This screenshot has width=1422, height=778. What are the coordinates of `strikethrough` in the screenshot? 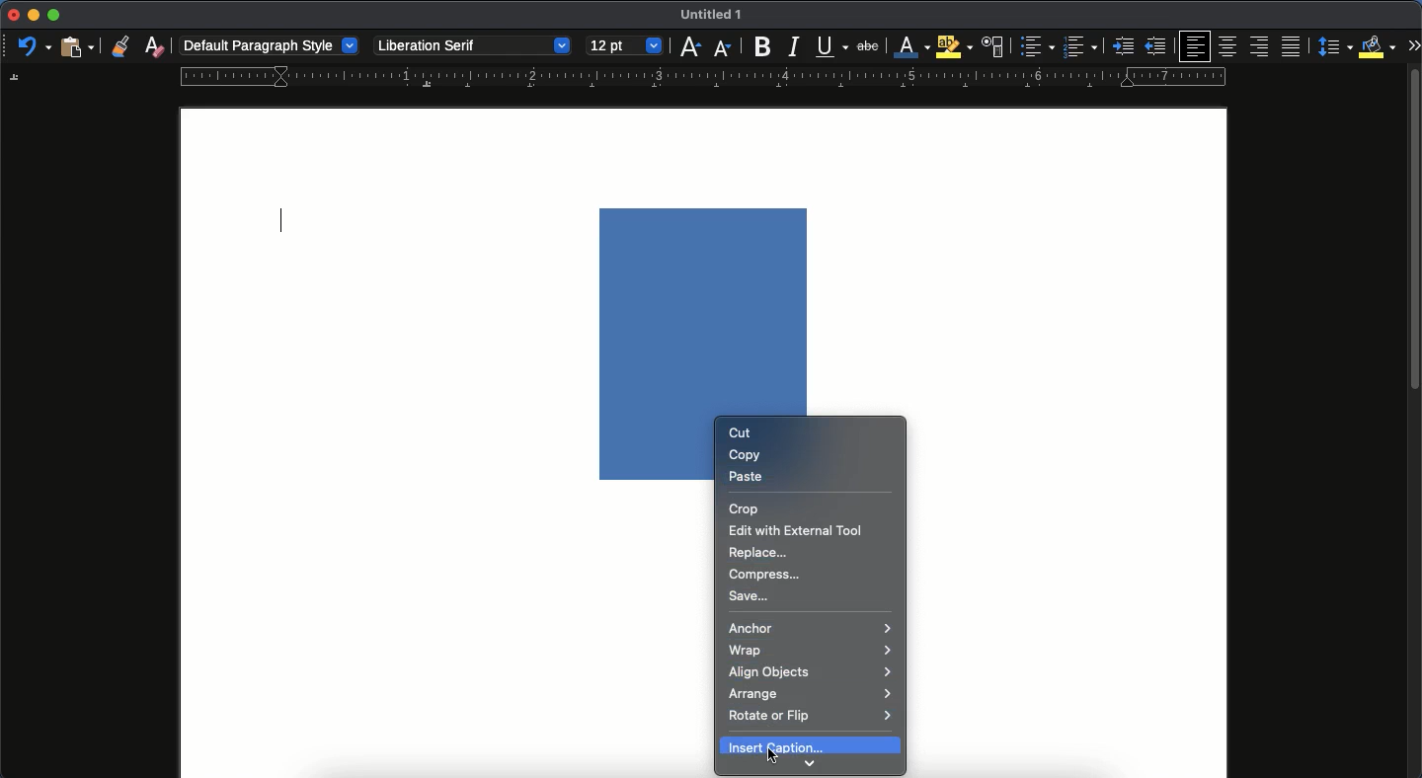 It's located at (870, 46).